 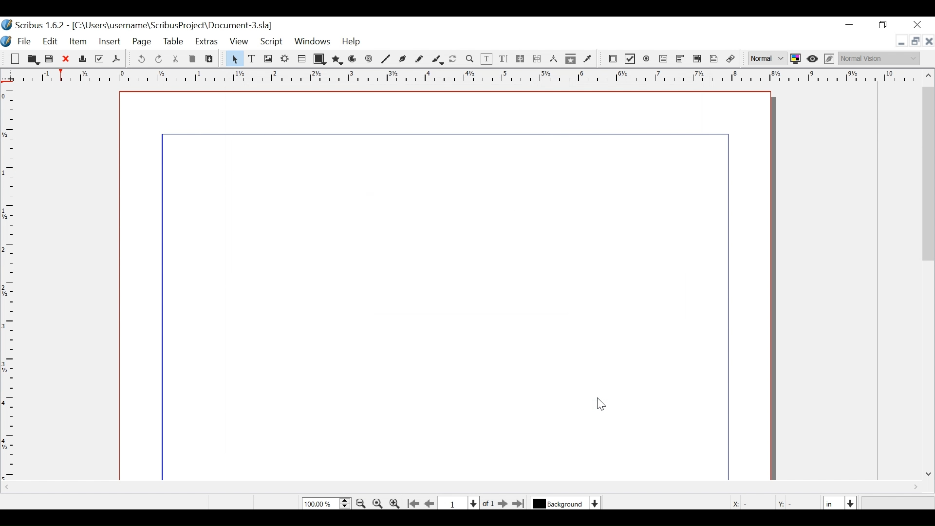 What do you see at coordinates (851, 502) in the screenshot?
I see `` at bounding box center [851, 502].